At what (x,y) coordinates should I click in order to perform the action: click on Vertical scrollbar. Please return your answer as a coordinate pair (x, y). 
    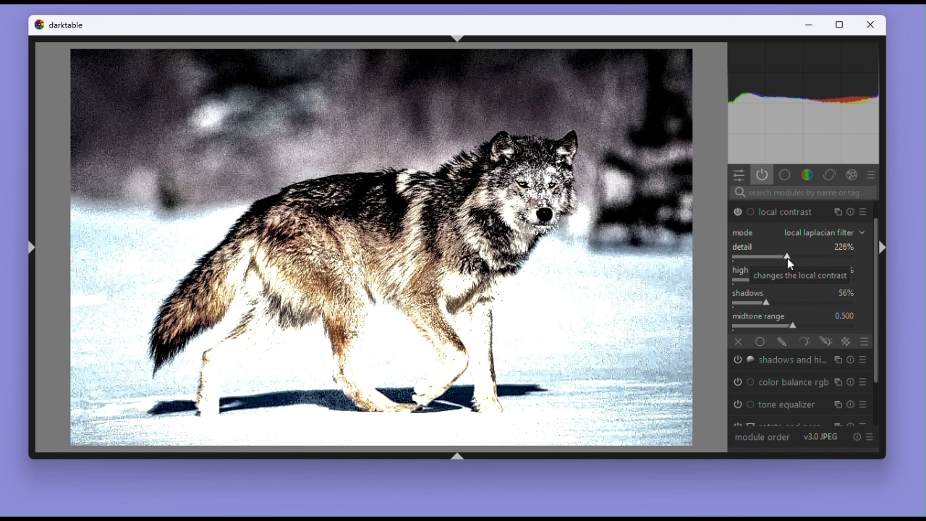
    Looking at the image, I should click on (878, 313).